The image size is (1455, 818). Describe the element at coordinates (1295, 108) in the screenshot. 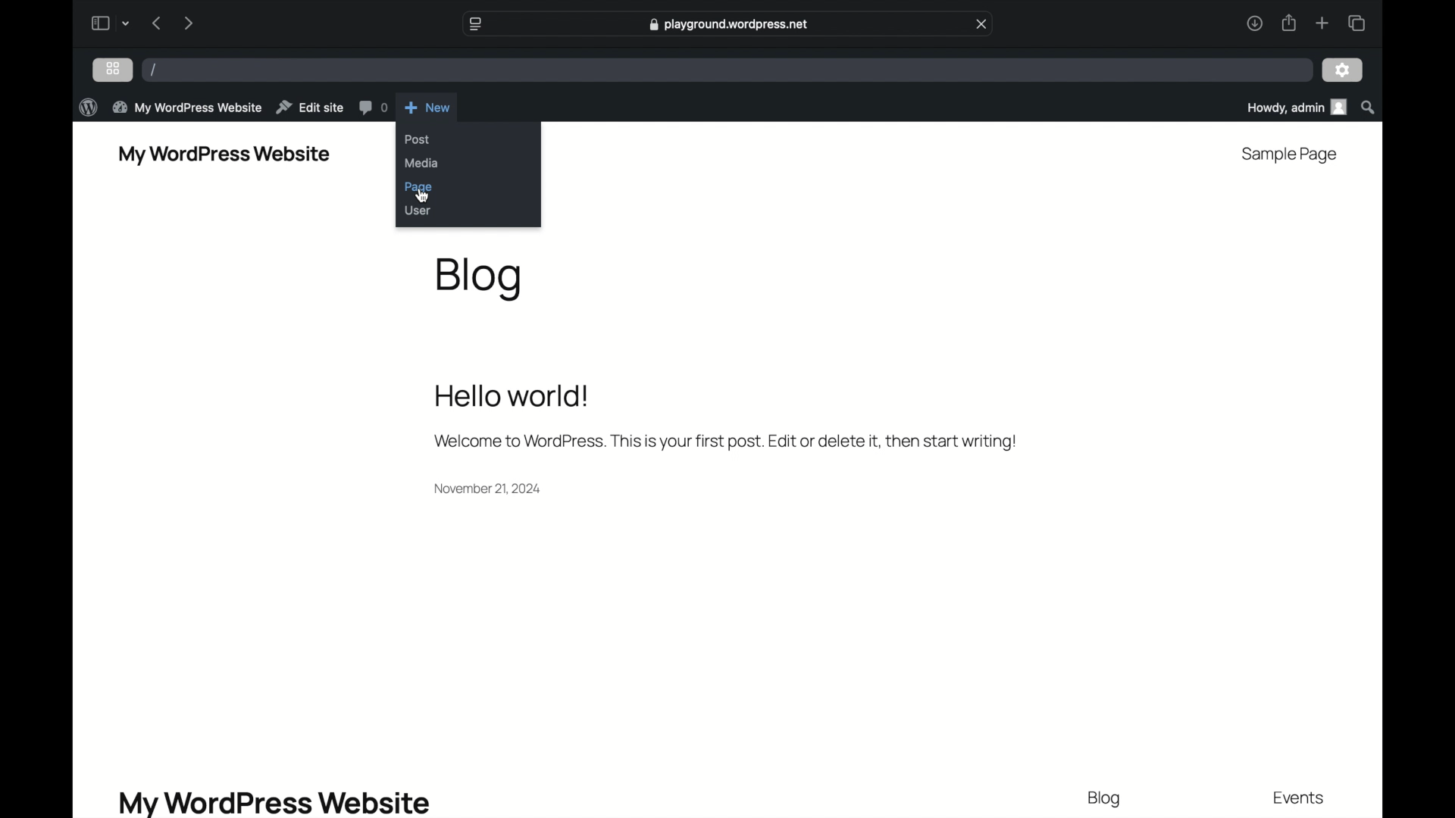

I see `how dy admin` at that location.